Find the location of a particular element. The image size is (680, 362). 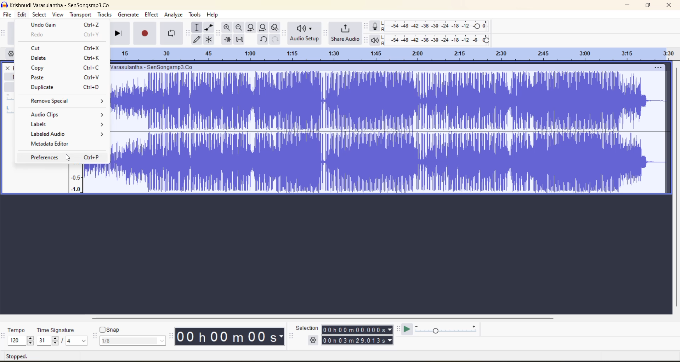

recording level is located at coordinates (435, 26).